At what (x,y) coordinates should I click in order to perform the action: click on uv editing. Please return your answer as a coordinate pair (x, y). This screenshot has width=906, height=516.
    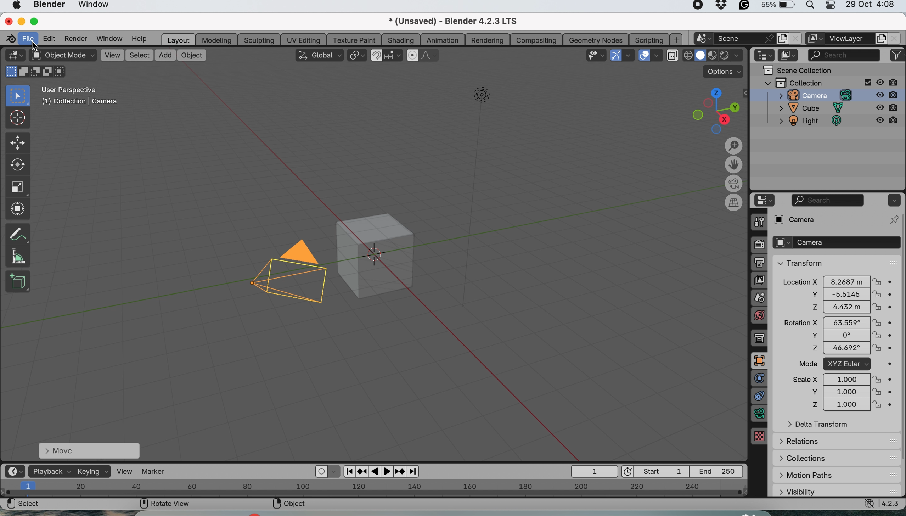
    Looking at the image, I should click on (305, 39).